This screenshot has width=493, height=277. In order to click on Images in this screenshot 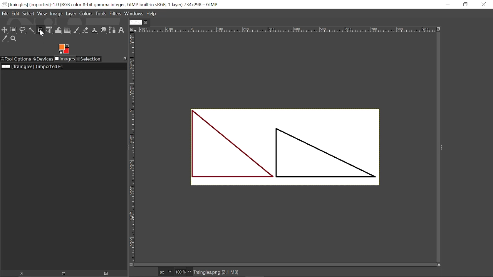, I will do `click(65, 59)`.